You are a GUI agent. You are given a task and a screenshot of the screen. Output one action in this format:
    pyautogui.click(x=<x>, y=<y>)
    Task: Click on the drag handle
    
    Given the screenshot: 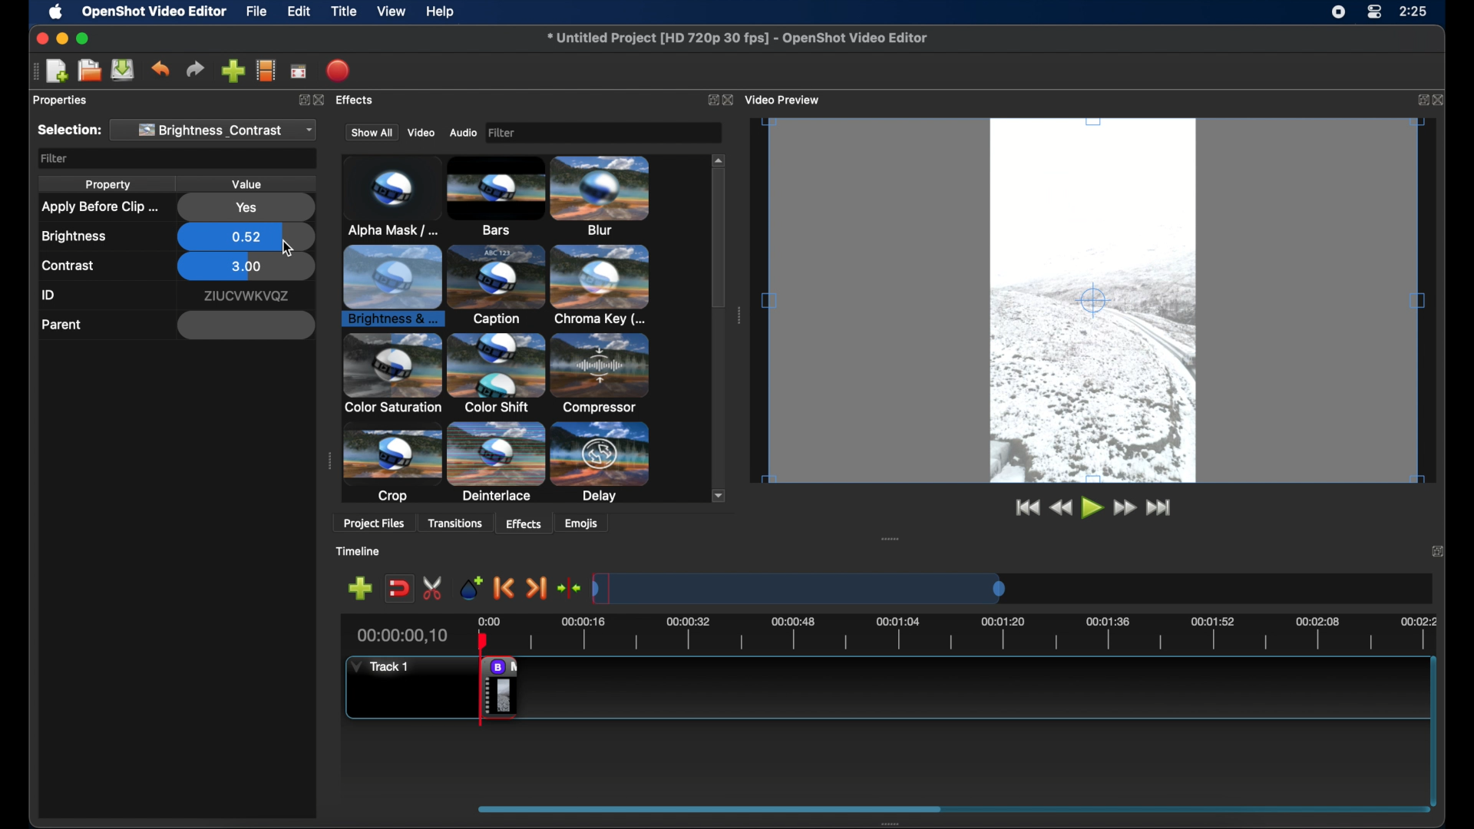 What is the action you would take?
    pyautogui.click(x=33, y=71)
    